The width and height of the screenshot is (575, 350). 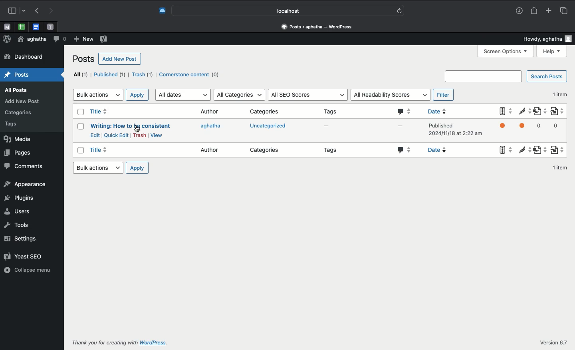 I want to click on All categories, so click(x=239, y=95).